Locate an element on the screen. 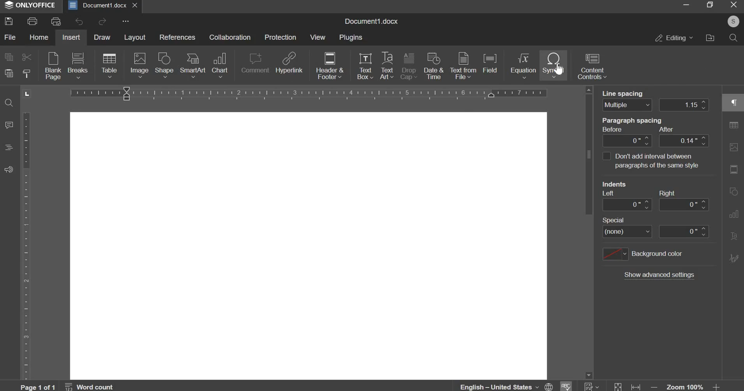 The height and width of the screenshot is (391, 744). show additional settings is located at coordinates (659, 275).